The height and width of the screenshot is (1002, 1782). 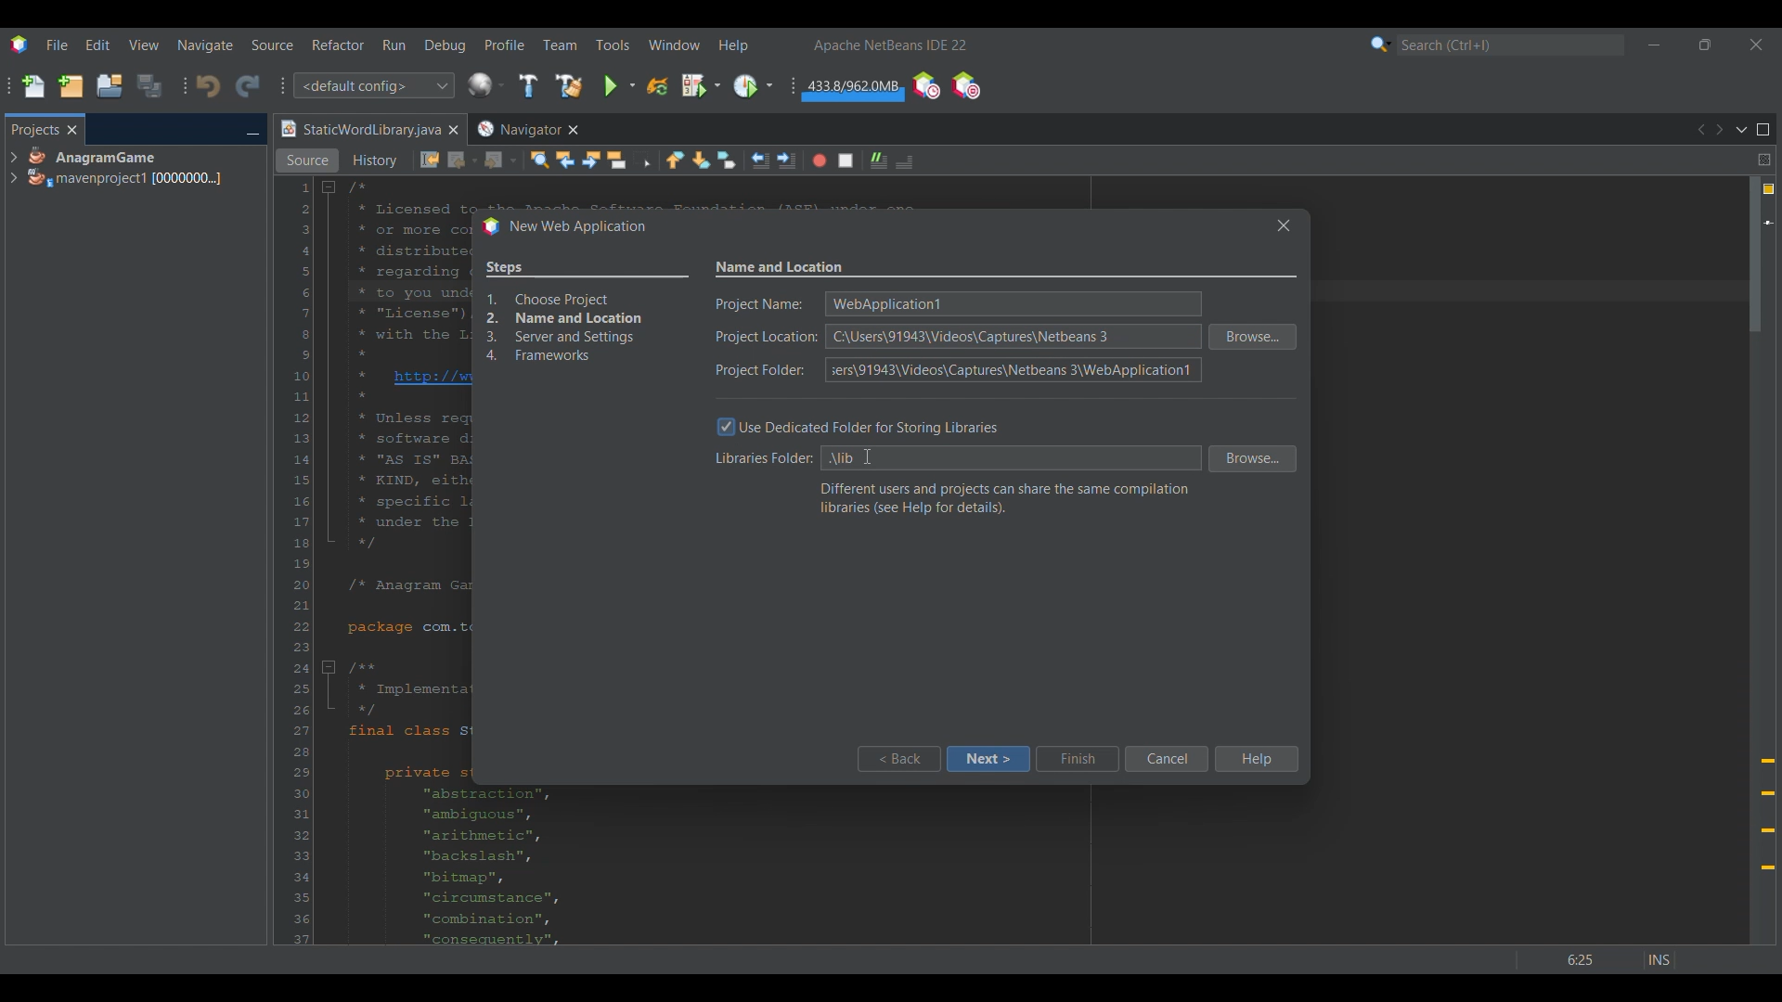 What do you see at coordinates (616, 160) in the screenshot?
I see `Toggle highlight search` at bounding box center [616, 160].